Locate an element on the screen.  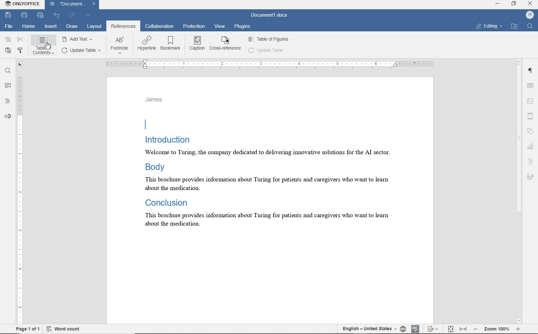
customize quick access toolbar is located at coordinates (89, 15).